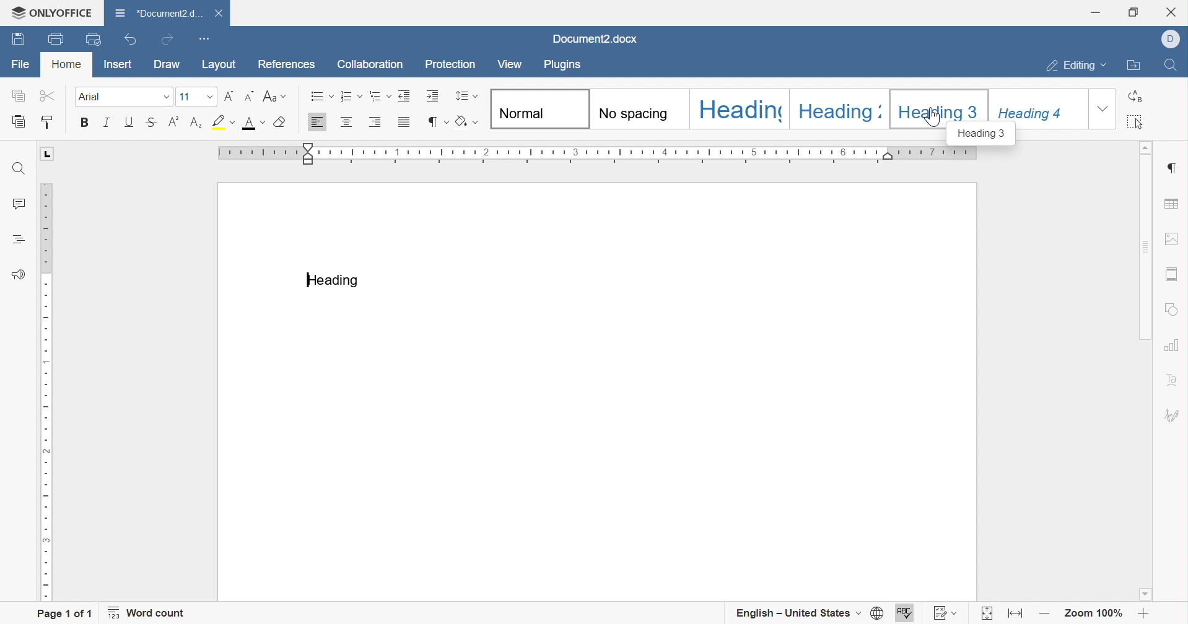  Describe the element at coordinates (564, 64) in the screenshot. I see `Plugins` at that location.